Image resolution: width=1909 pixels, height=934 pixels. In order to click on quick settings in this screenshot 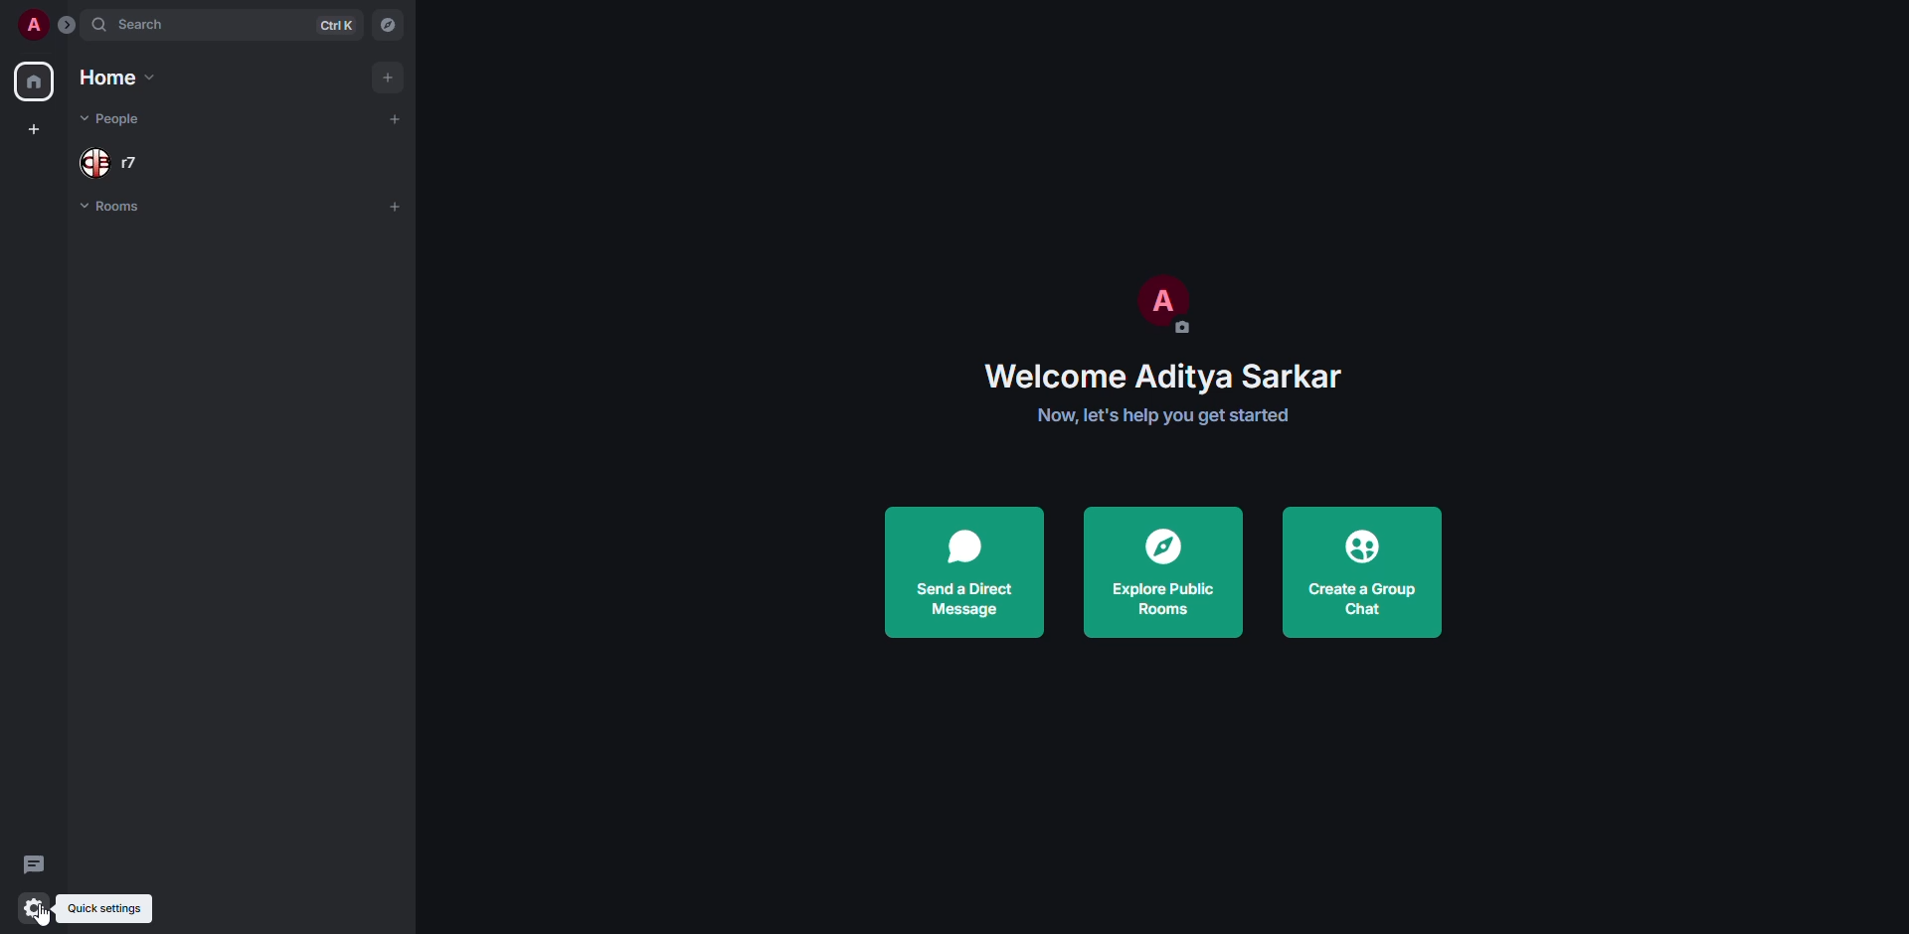, I will do `click(104, 908)`.